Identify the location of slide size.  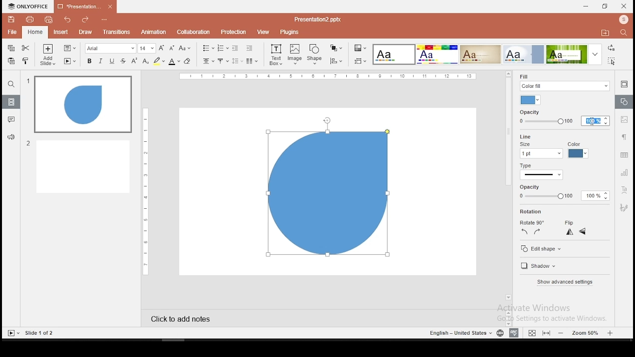
(359, 61).